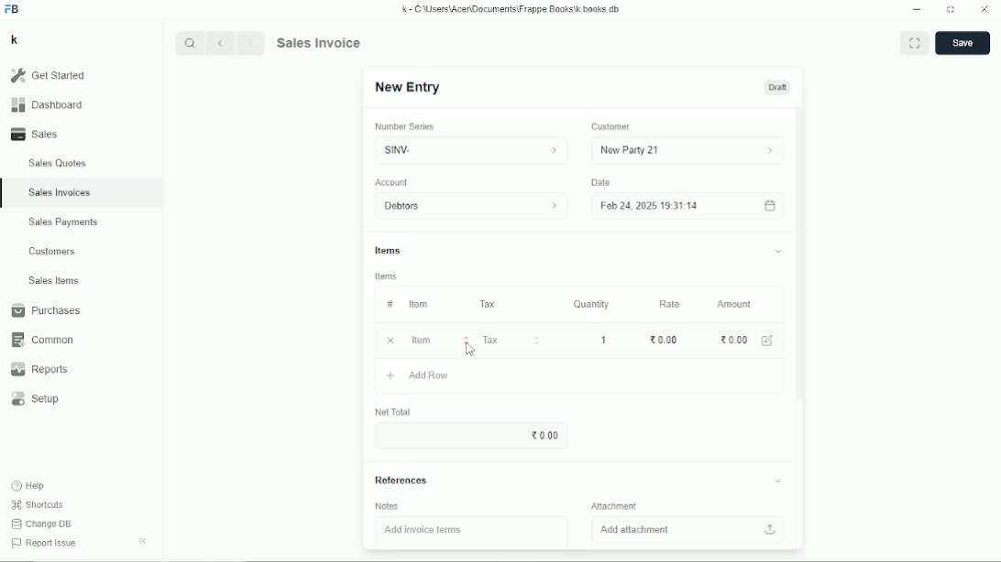  Describe the element at coordinates (45, 310) in the screenshot. I see `Purchases` at that location.